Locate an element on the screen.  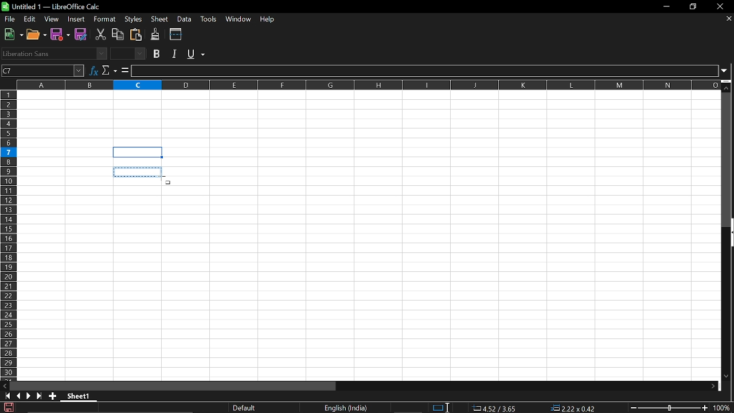
Styles is located at coordinates (135, 18).